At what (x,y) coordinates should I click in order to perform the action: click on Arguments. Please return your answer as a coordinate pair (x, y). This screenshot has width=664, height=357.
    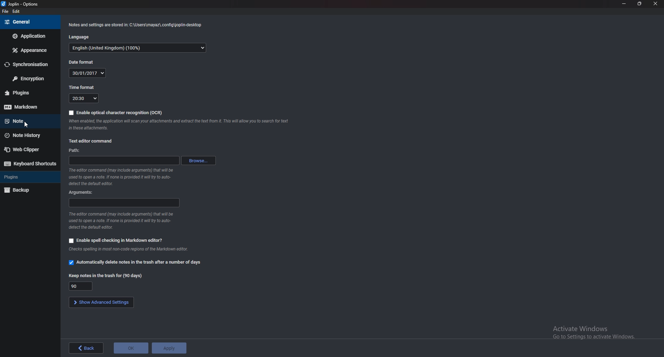
    Looking at the image, I should click on (80, 193).